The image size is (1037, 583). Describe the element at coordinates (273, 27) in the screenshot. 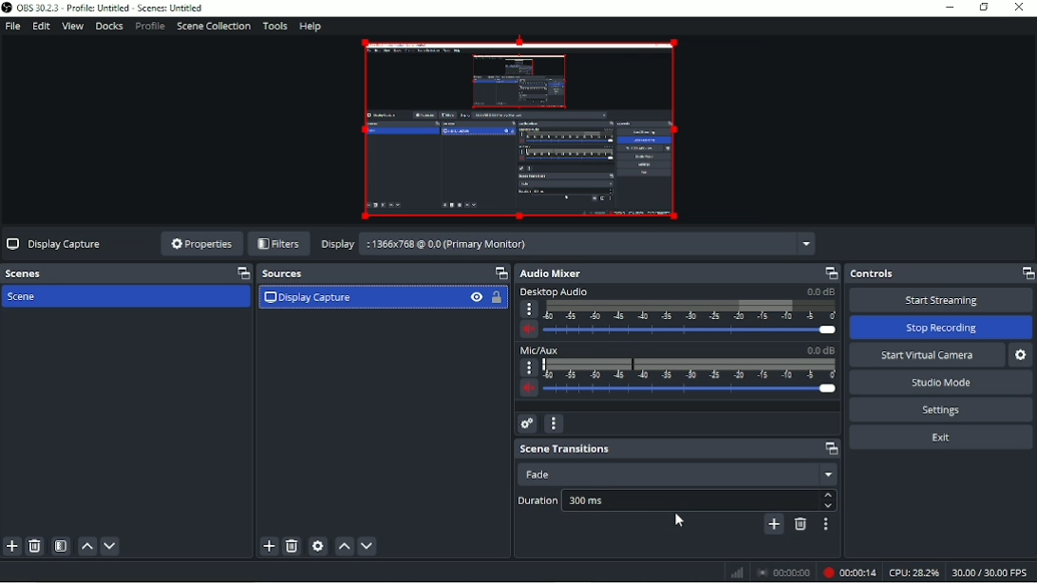

I see `Tools` at that location.